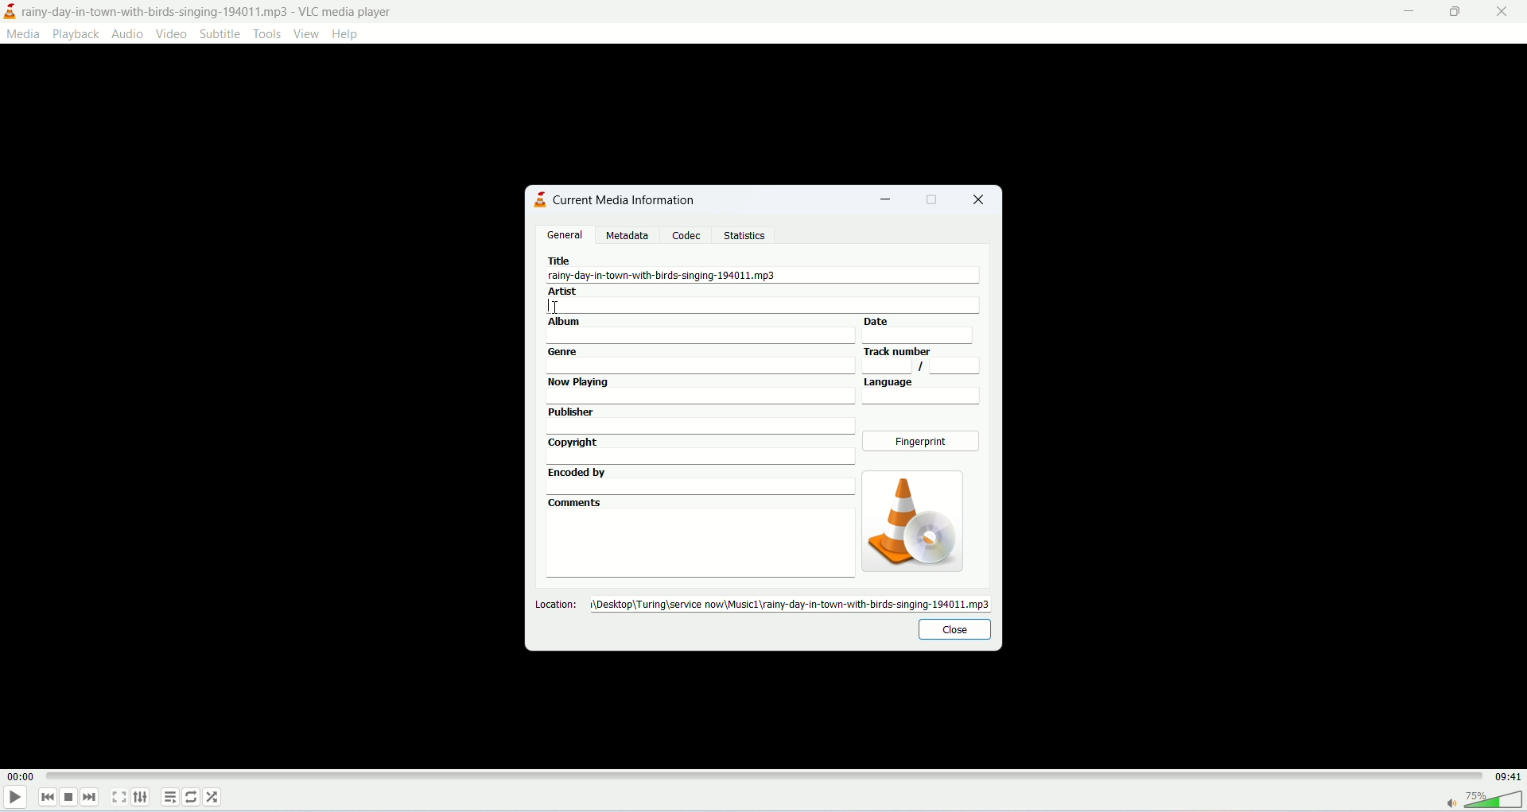 The image size is (1527, 812). I want to click on logo, so click(10, 11).